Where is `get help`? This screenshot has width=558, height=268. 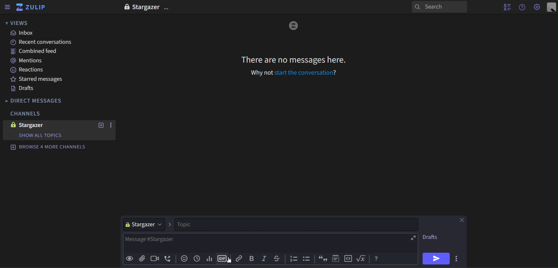
get help is located at coordinates (523, 7).